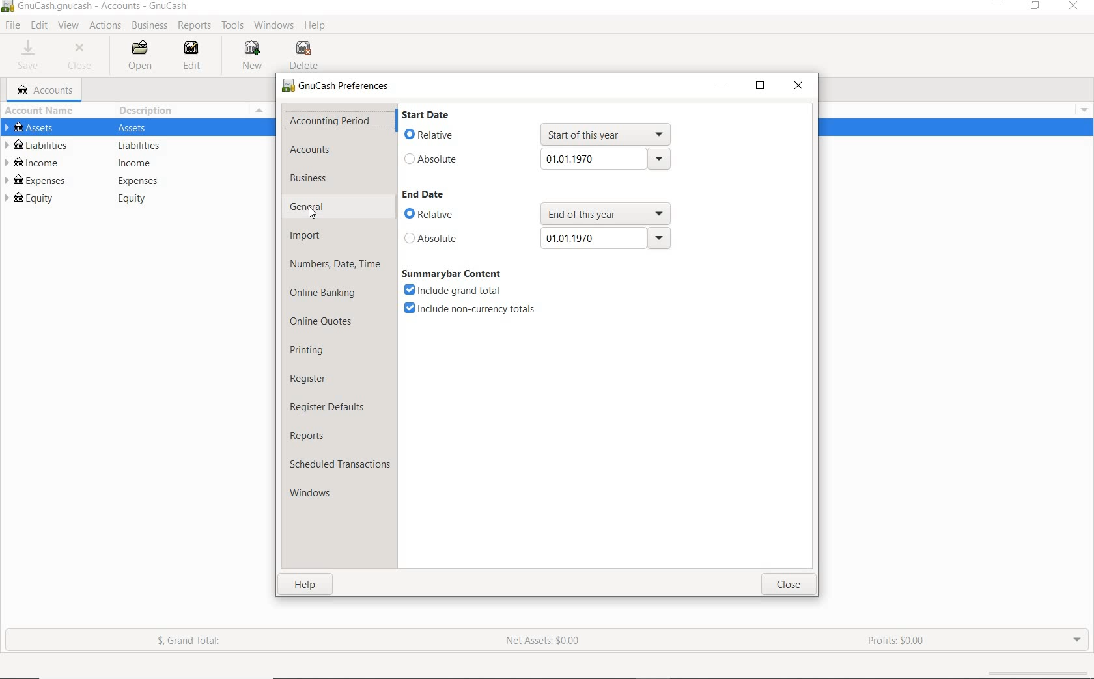 Image resolution: width=1094 pixels, height=679 pixels. Describe the element at coordinates (1078, 641) in the screenshot. I see `EXPAND` at that location.